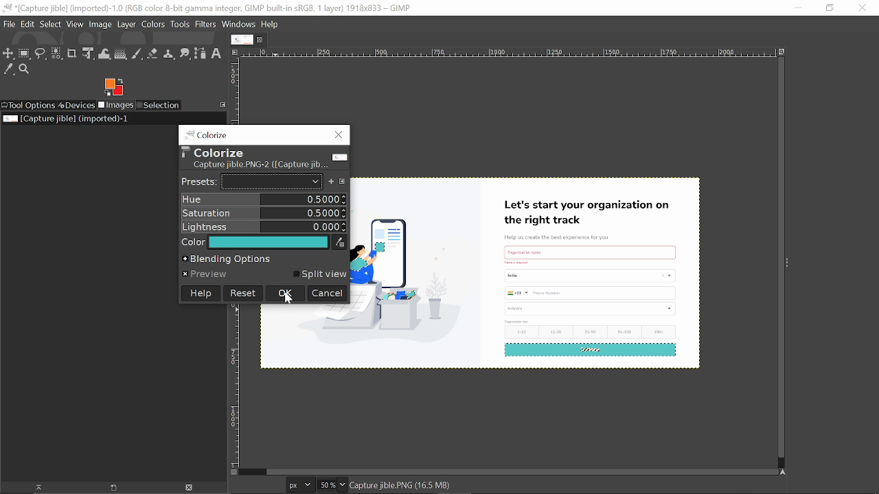  I want to click on Close, so click(337, 134).